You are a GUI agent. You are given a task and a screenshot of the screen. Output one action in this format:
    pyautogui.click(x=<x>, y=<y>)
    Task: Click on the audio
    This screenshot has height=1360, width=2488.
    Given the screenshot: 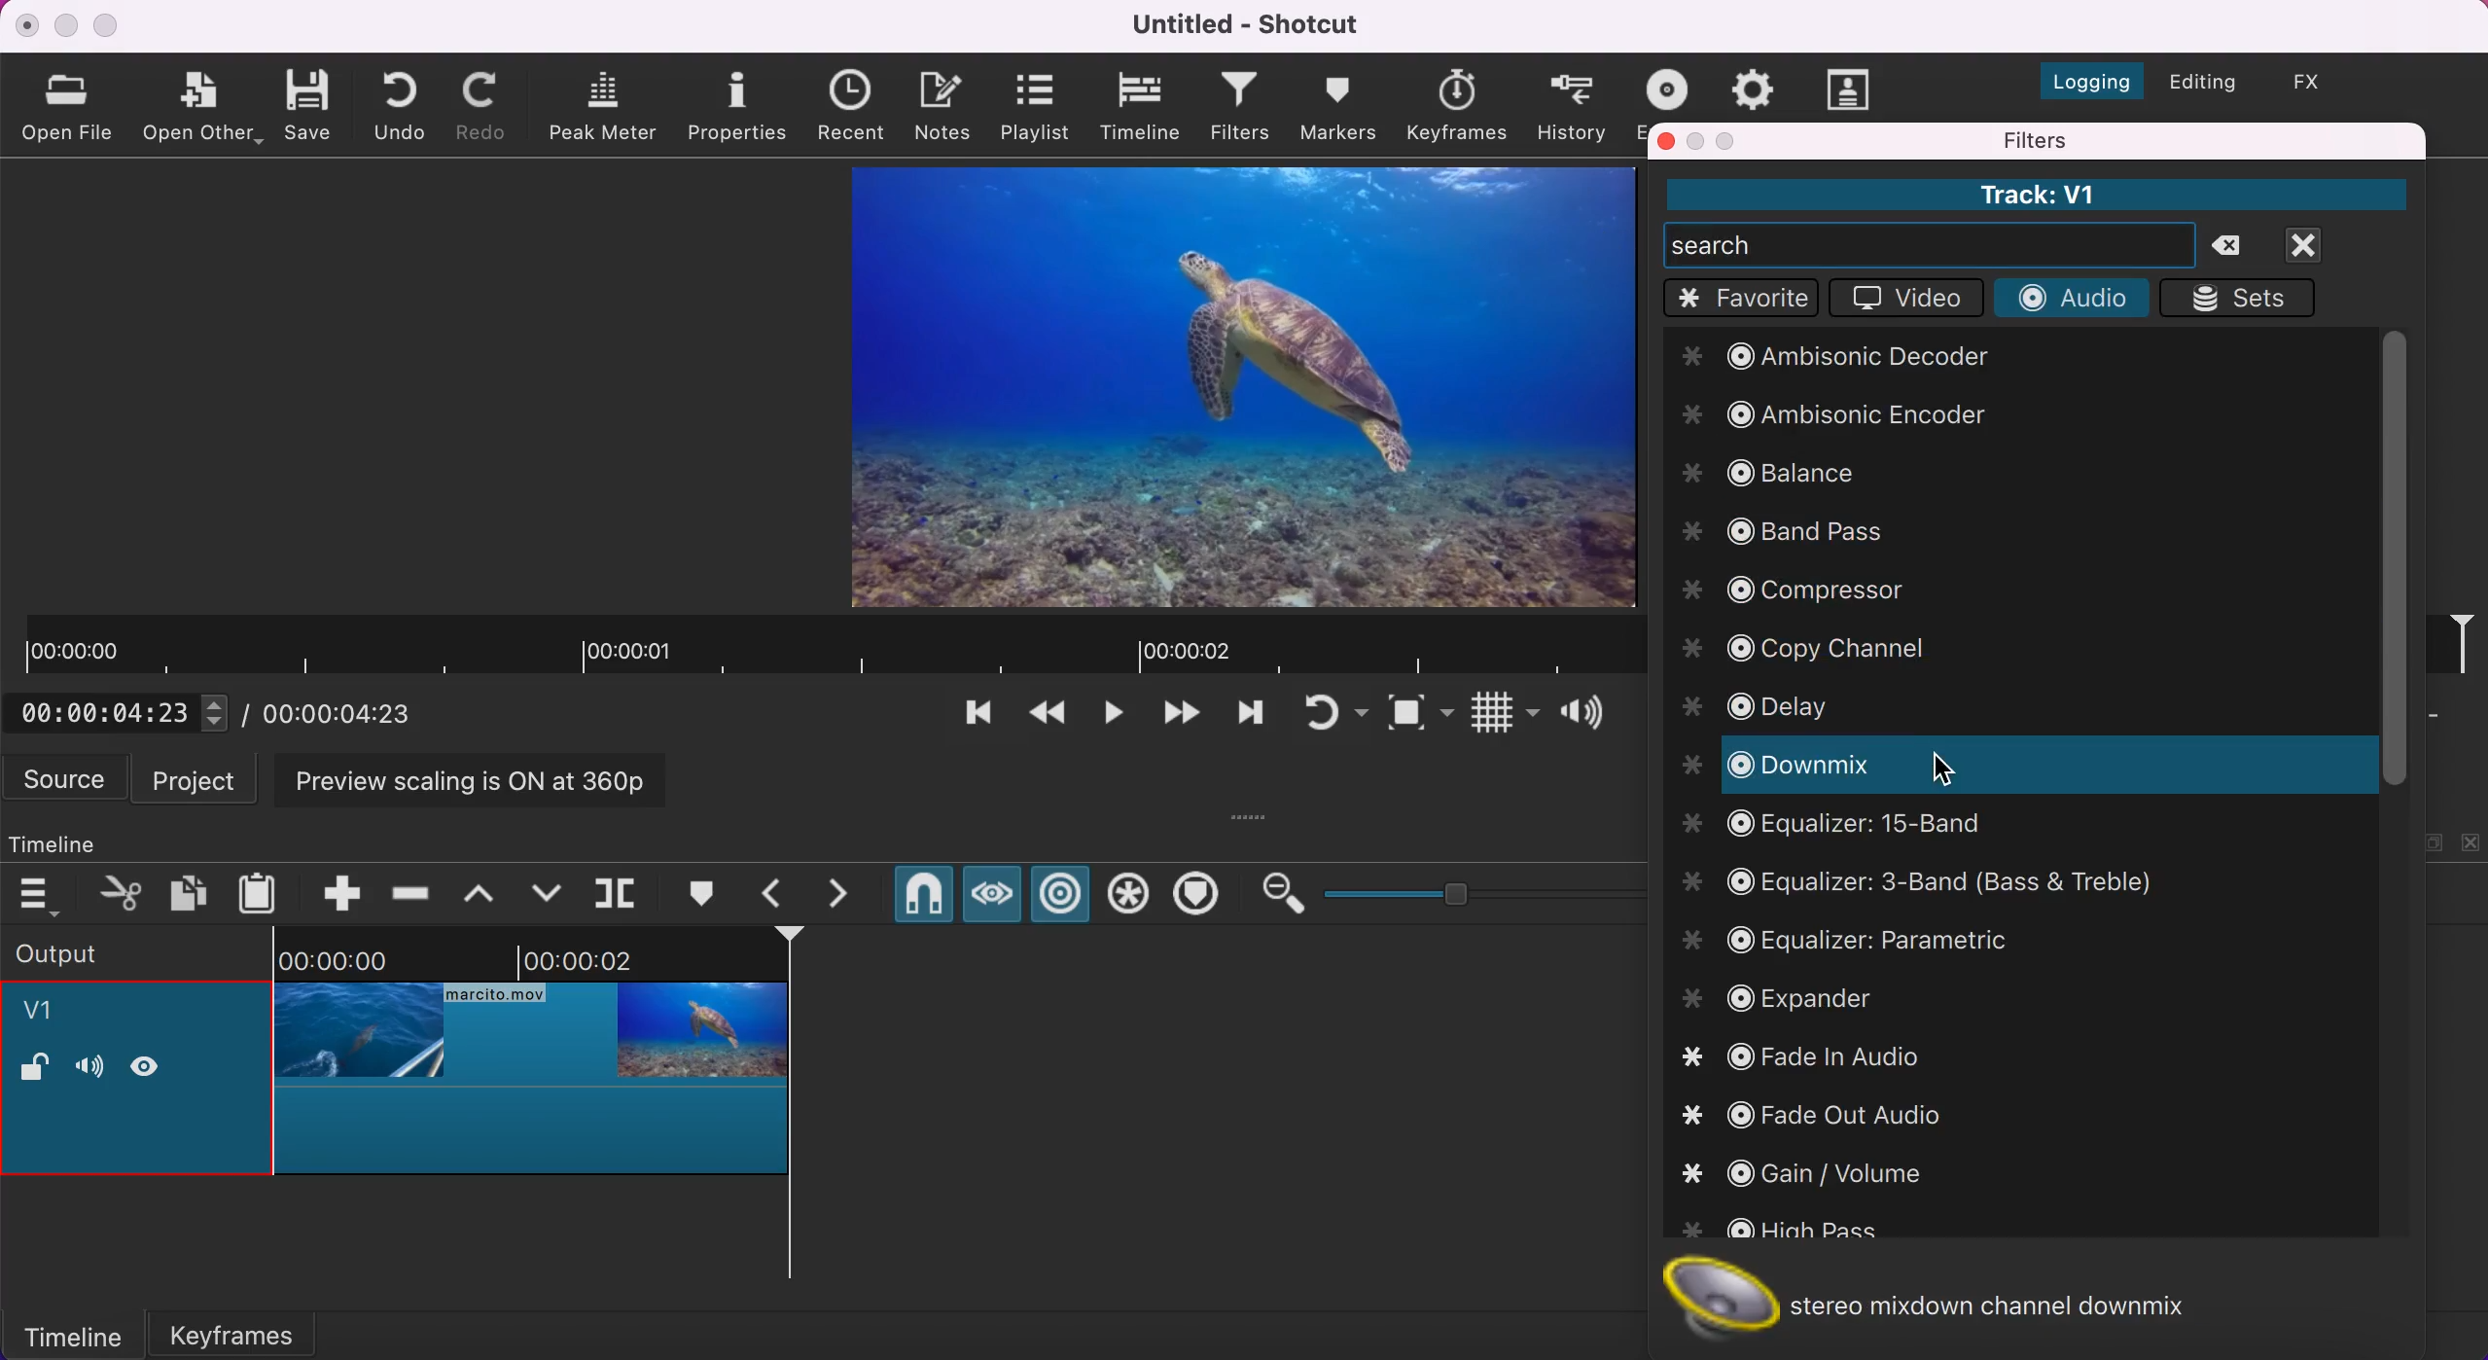 What is the action you would take?
    pyautogui.click(x=2070, y=299)
    